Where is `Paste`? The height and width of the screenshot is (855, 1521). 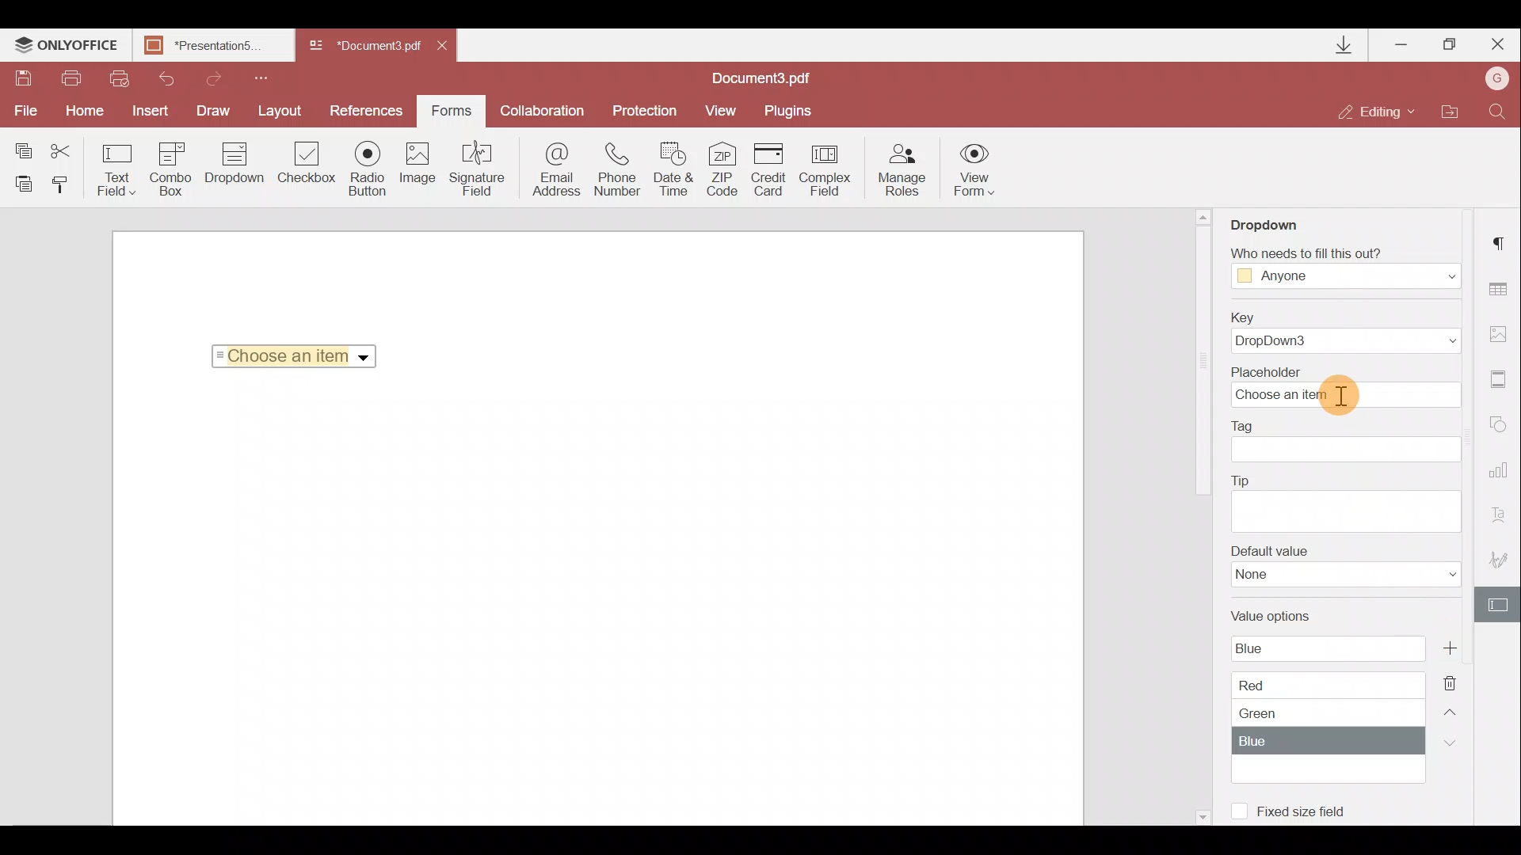 Paste is located at coordinates (22, 186).